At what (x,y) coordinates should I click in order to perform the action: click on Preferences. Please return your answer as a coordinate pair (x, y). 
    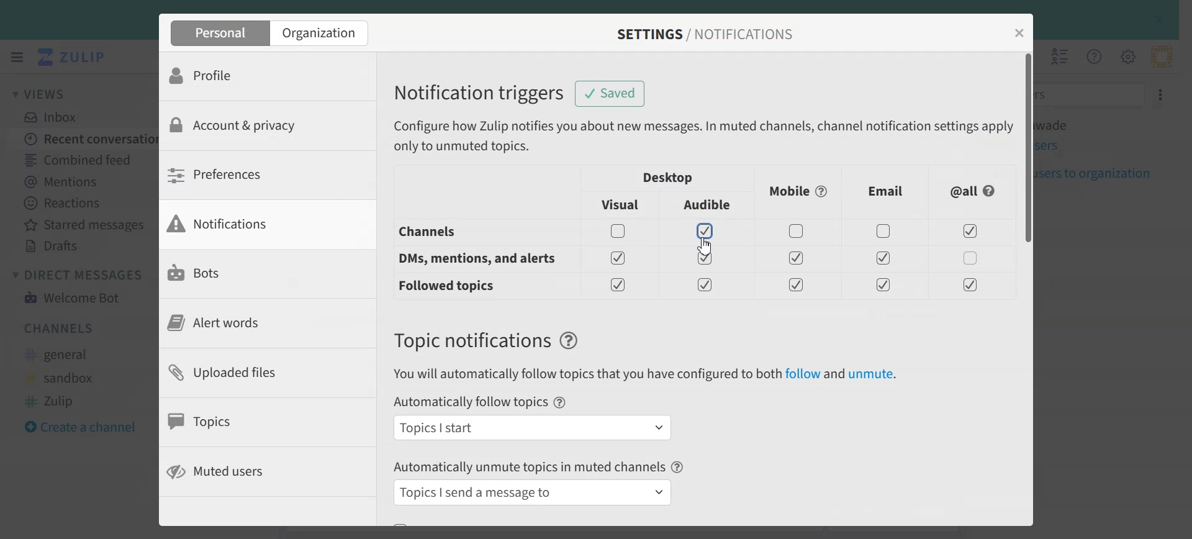
    Looking at the image, I should click on (251, 174).